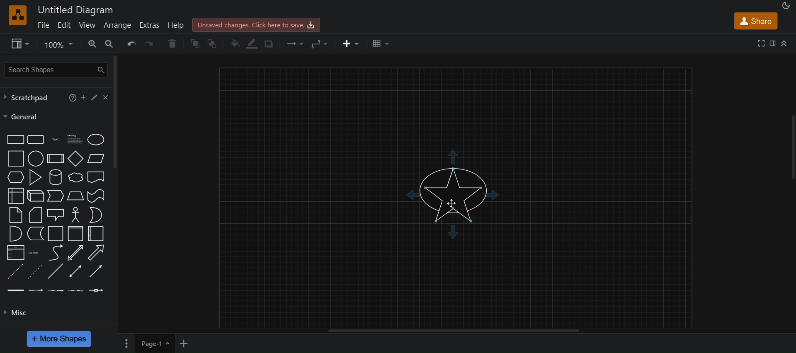  Describe the element at coordinates (188, 343) in the screenshot. I see `add new page` at that location.